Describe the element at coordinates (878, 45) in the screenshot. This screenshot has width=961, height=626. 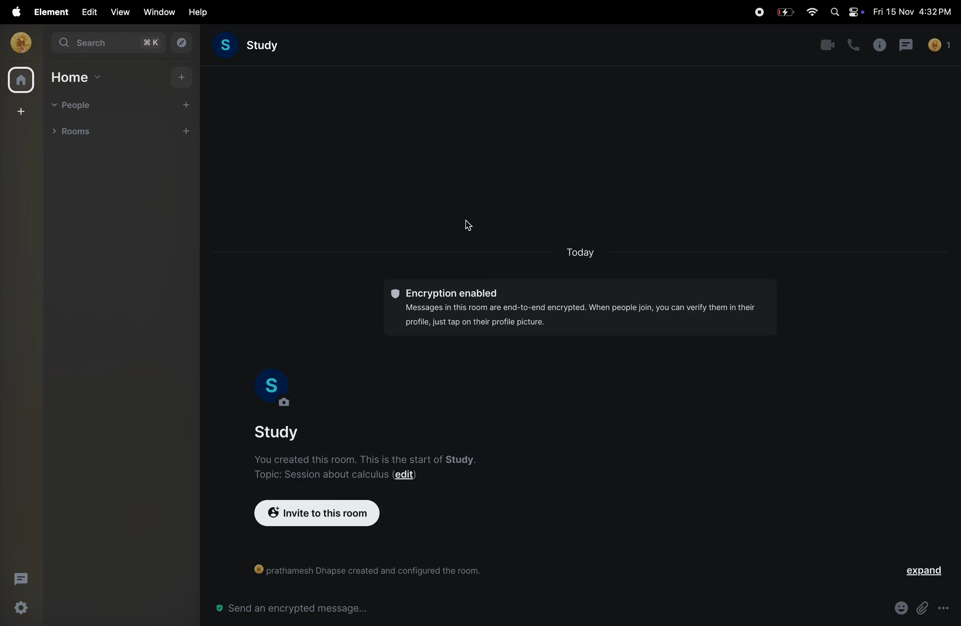
I see `info` at that location.